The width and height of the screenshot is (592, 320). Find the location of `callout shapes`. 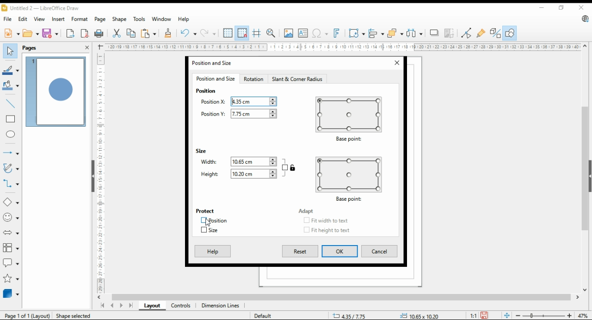

callout shapes is located at coordinates (10, 262).